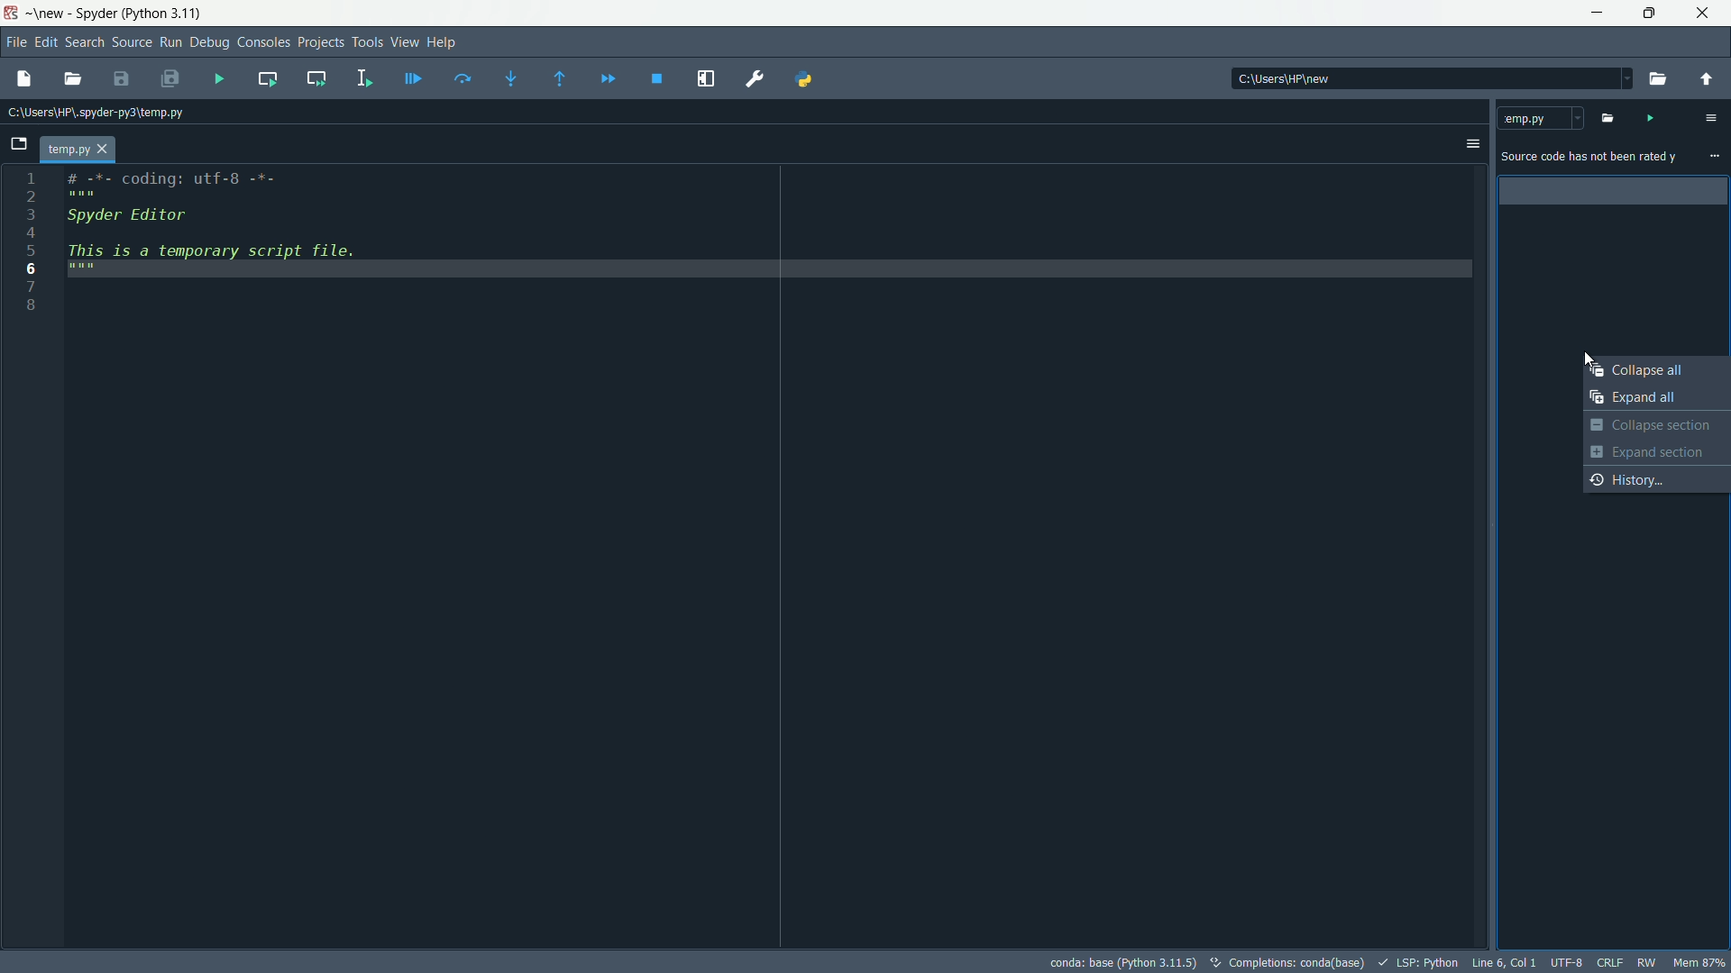 The width and height of the screenshot is (1731, 973). I want to click on projects menu, so click(320, 43).